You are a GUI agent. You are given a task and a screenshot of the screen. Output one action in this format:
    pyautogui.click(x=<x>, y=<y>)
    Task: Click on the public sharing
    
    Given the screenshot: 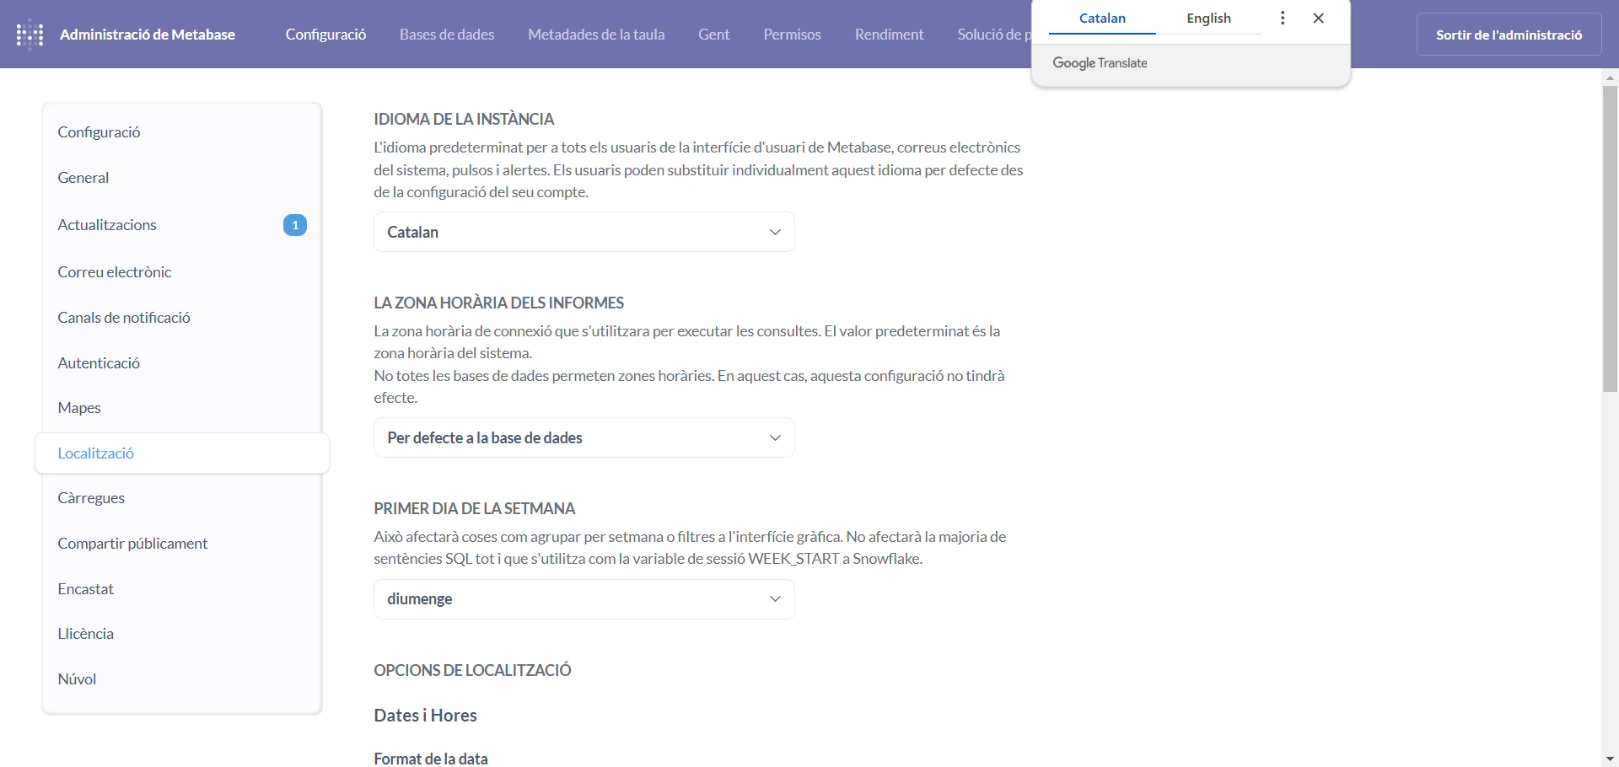 What is the action you would take?
    pyautogui.click(x=158, y=543)
    